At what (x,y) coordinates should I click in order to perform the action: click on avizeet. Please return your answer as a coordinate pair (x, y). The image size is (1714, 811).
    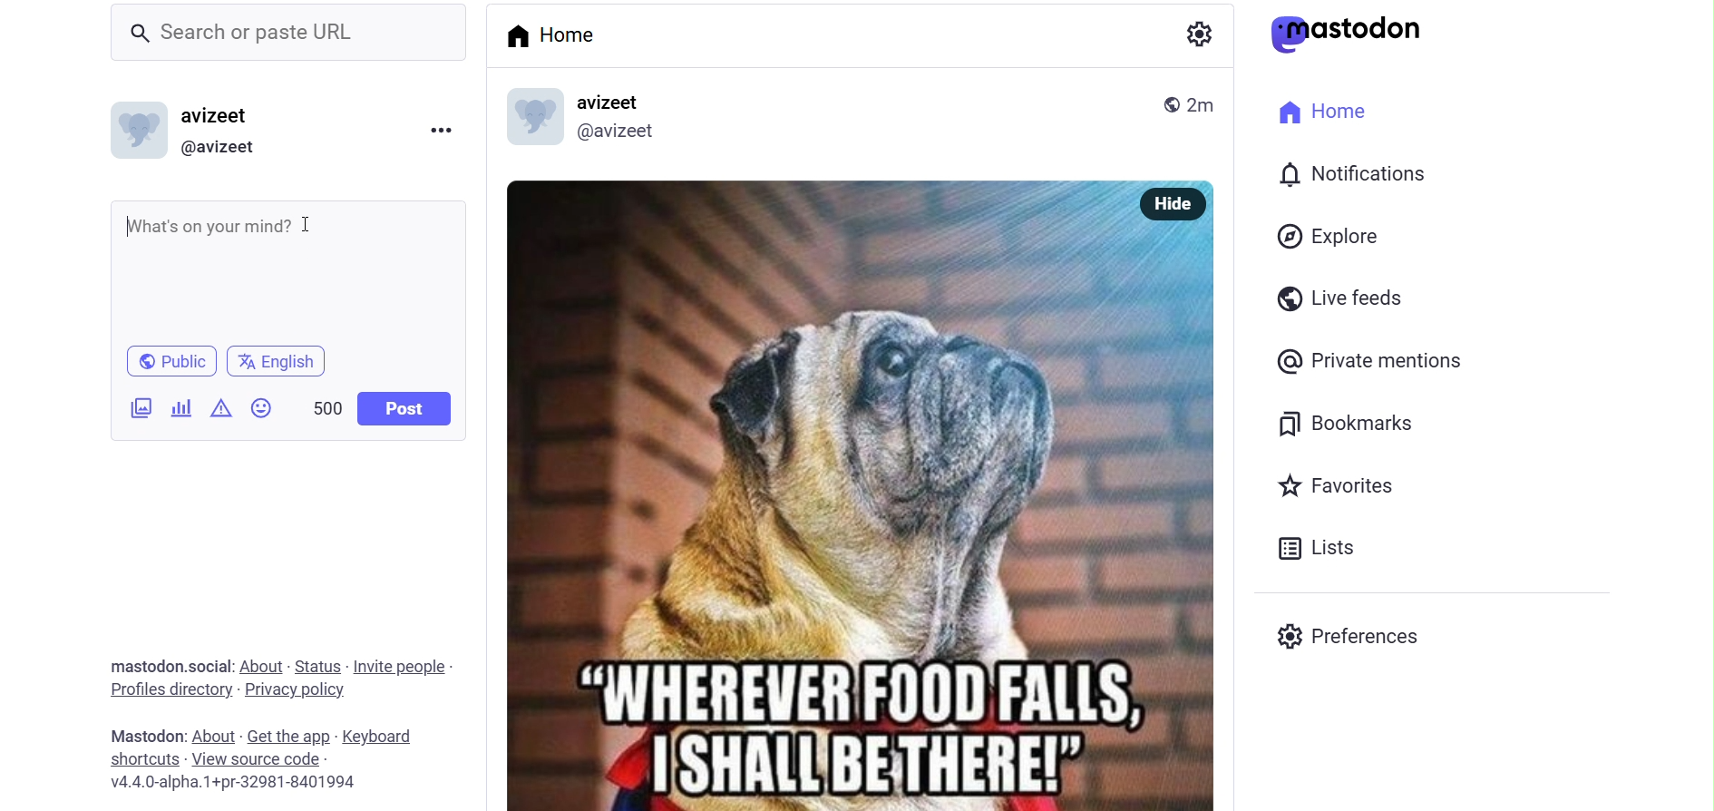
    Looking at the image, I should click on (214, 118).